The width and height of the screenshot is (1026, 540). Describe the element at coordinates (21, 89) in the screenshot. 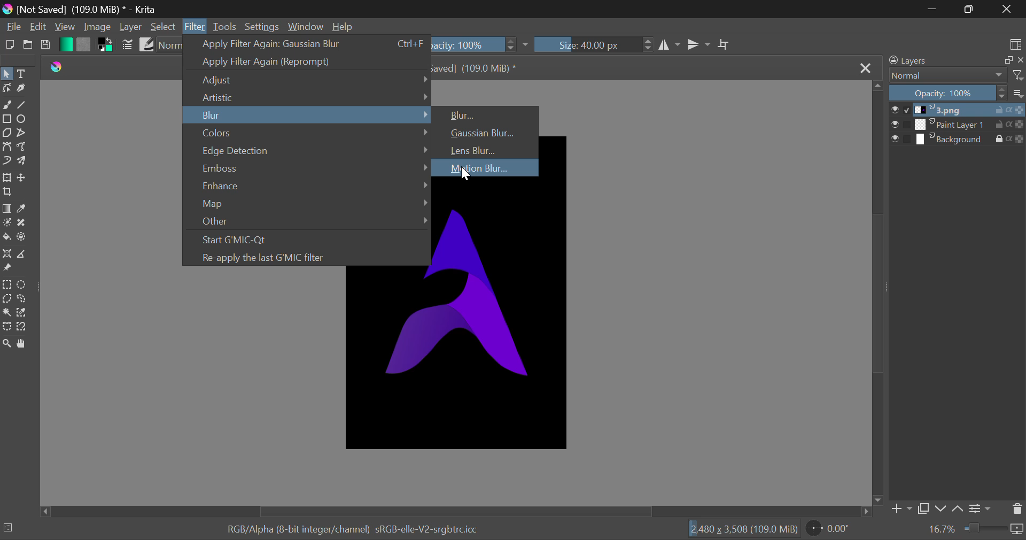

I see `Calligraphic Tool` at that location.